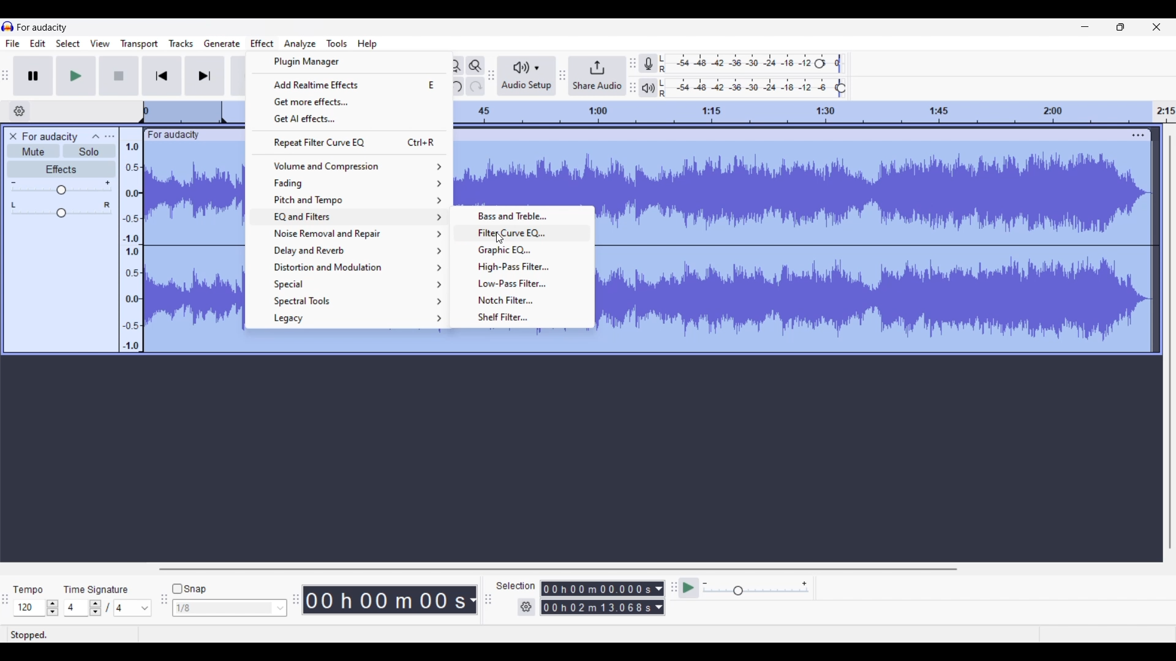  Describe the element at coordinates (367, 44) in the screenshot. I see `Help menu` at that location.